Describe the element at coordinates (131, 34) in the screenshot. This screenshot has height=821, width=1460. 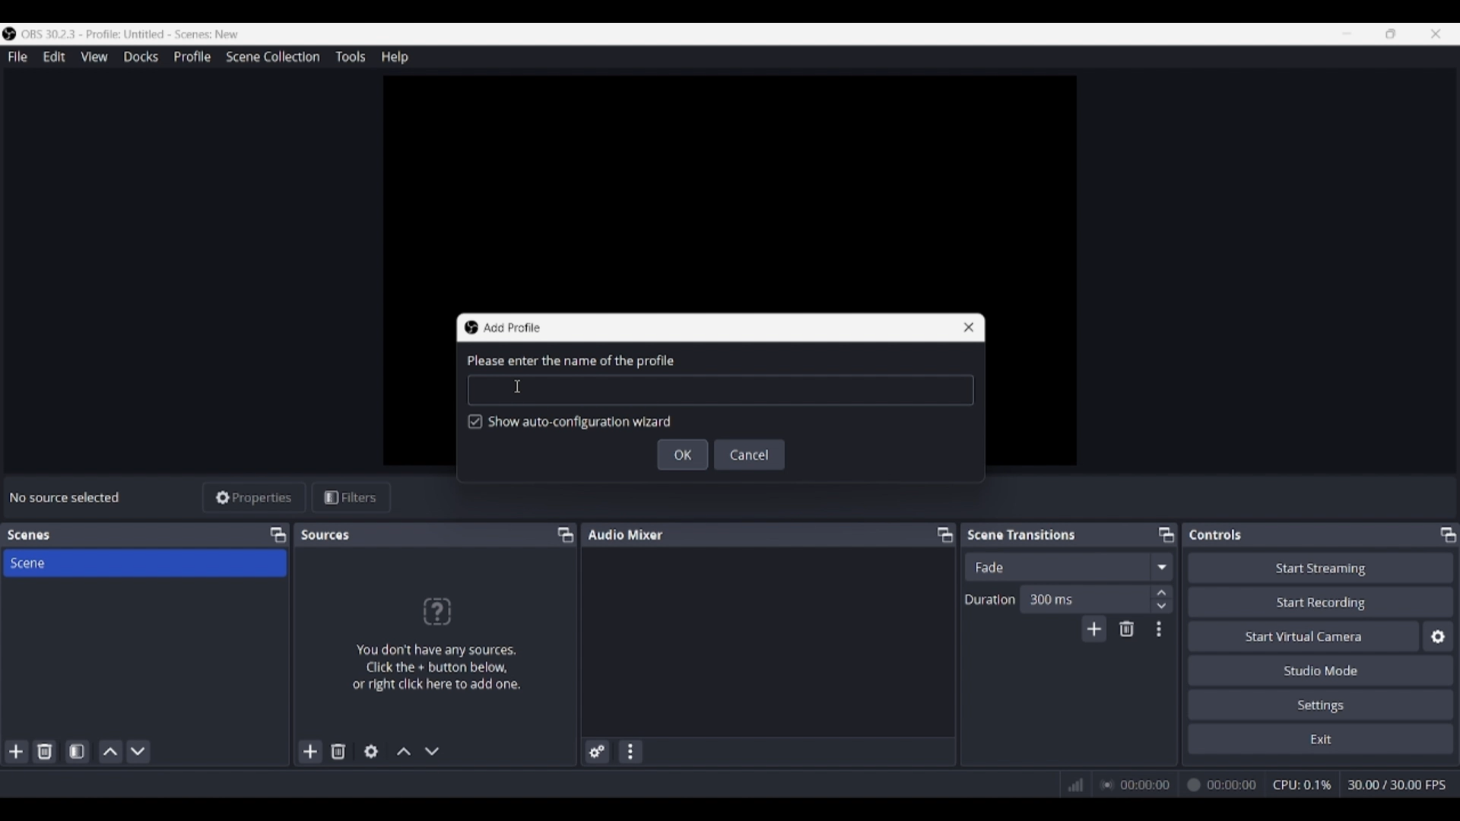
I see `Software and project name` at that location.